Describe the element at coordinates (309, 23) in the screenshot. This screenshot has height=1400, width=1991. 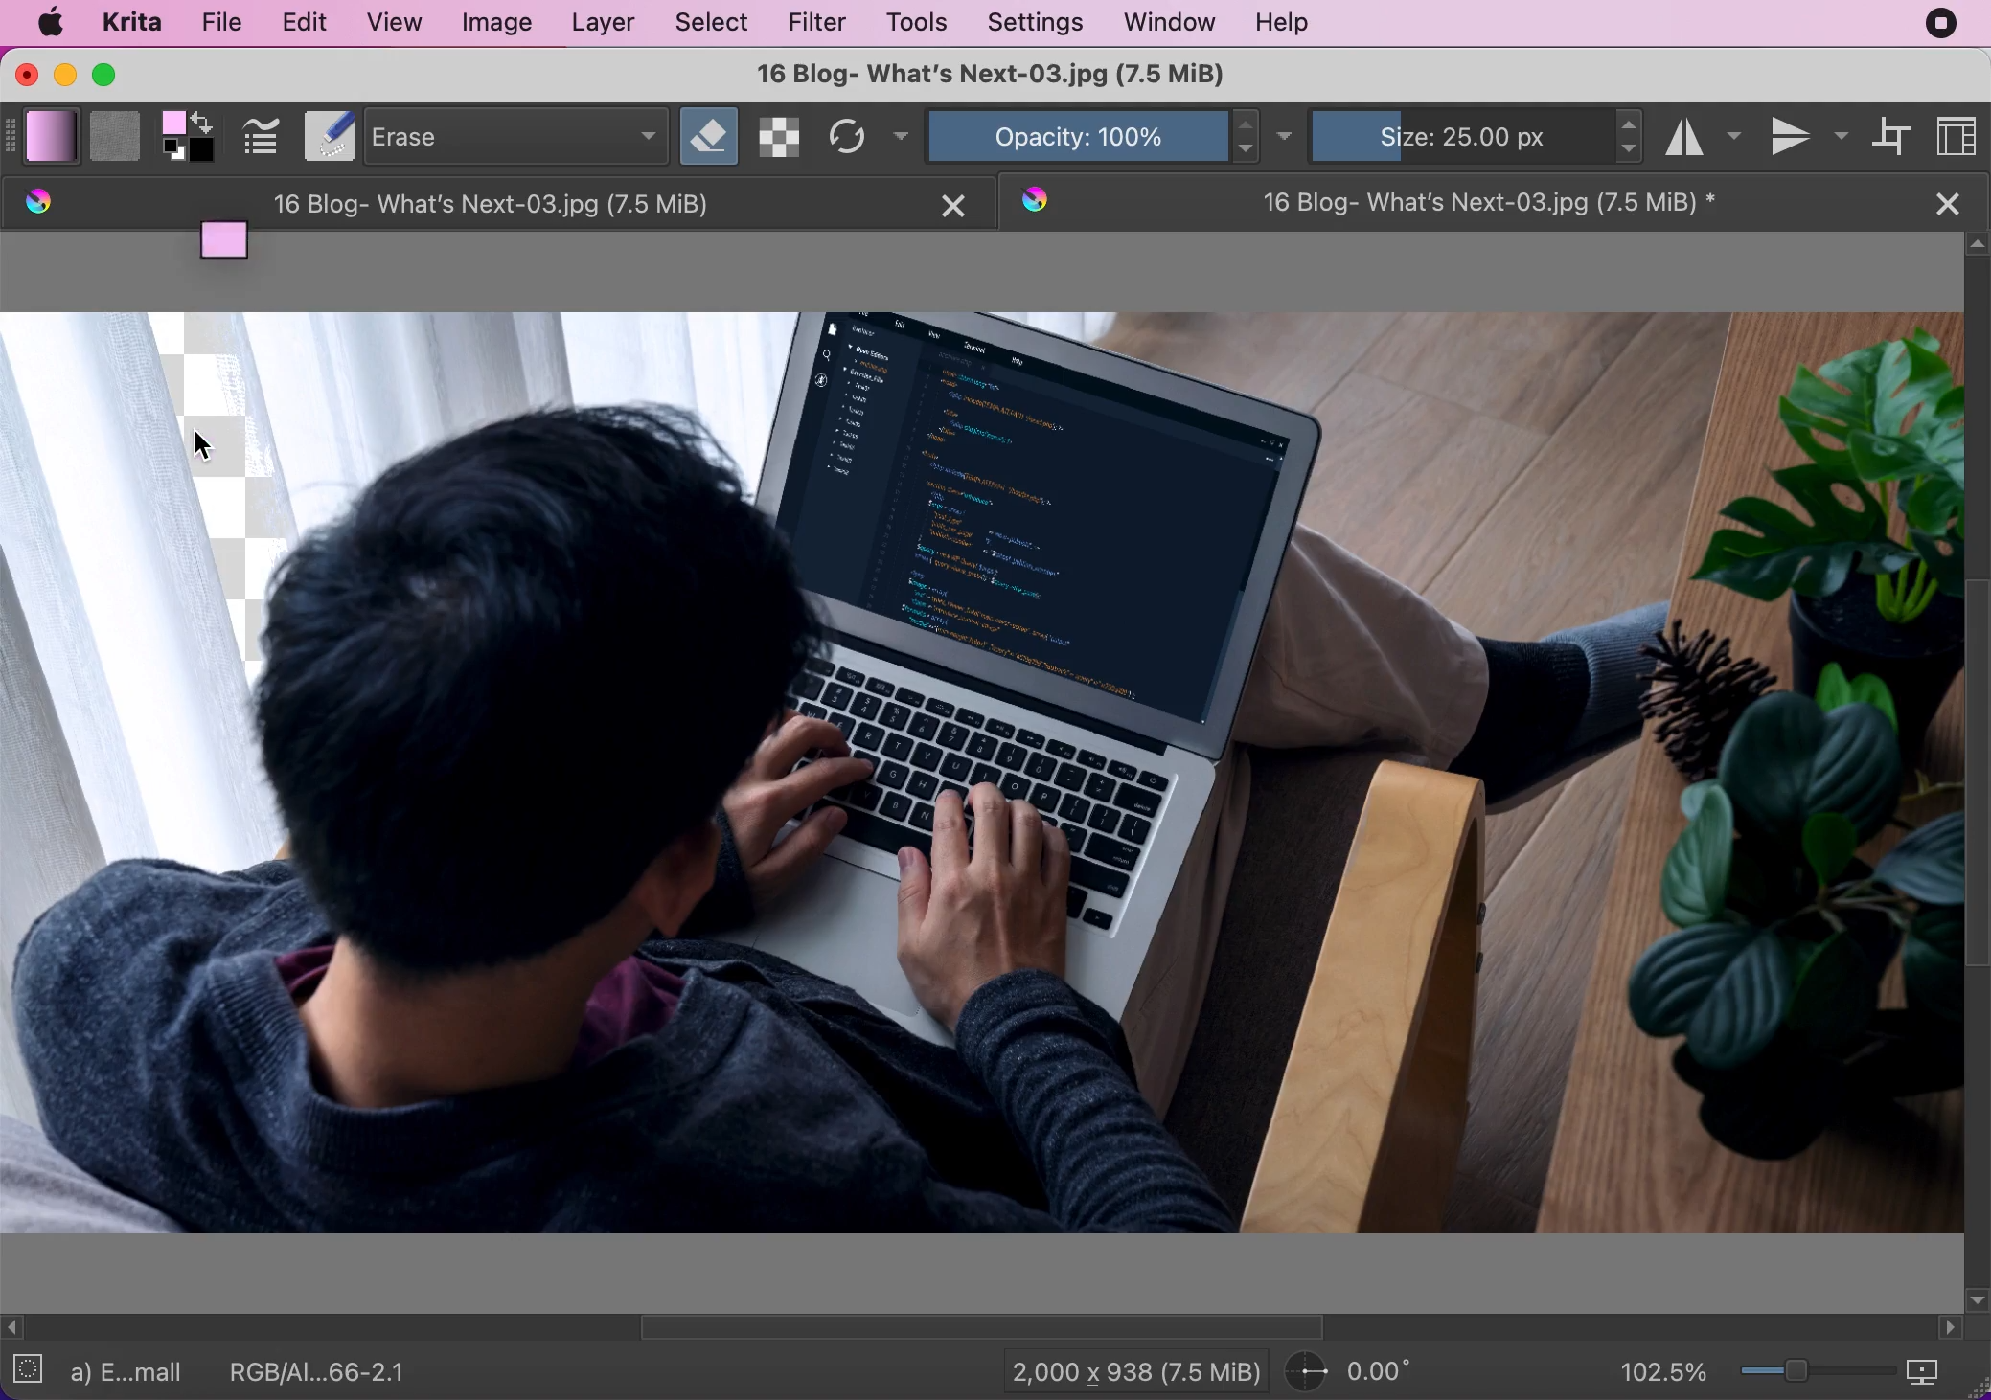
I see `edit` at that location.